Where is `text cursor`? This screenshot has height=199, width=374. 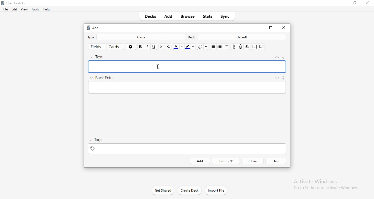
text cursor is located at coordinates (90, 67).